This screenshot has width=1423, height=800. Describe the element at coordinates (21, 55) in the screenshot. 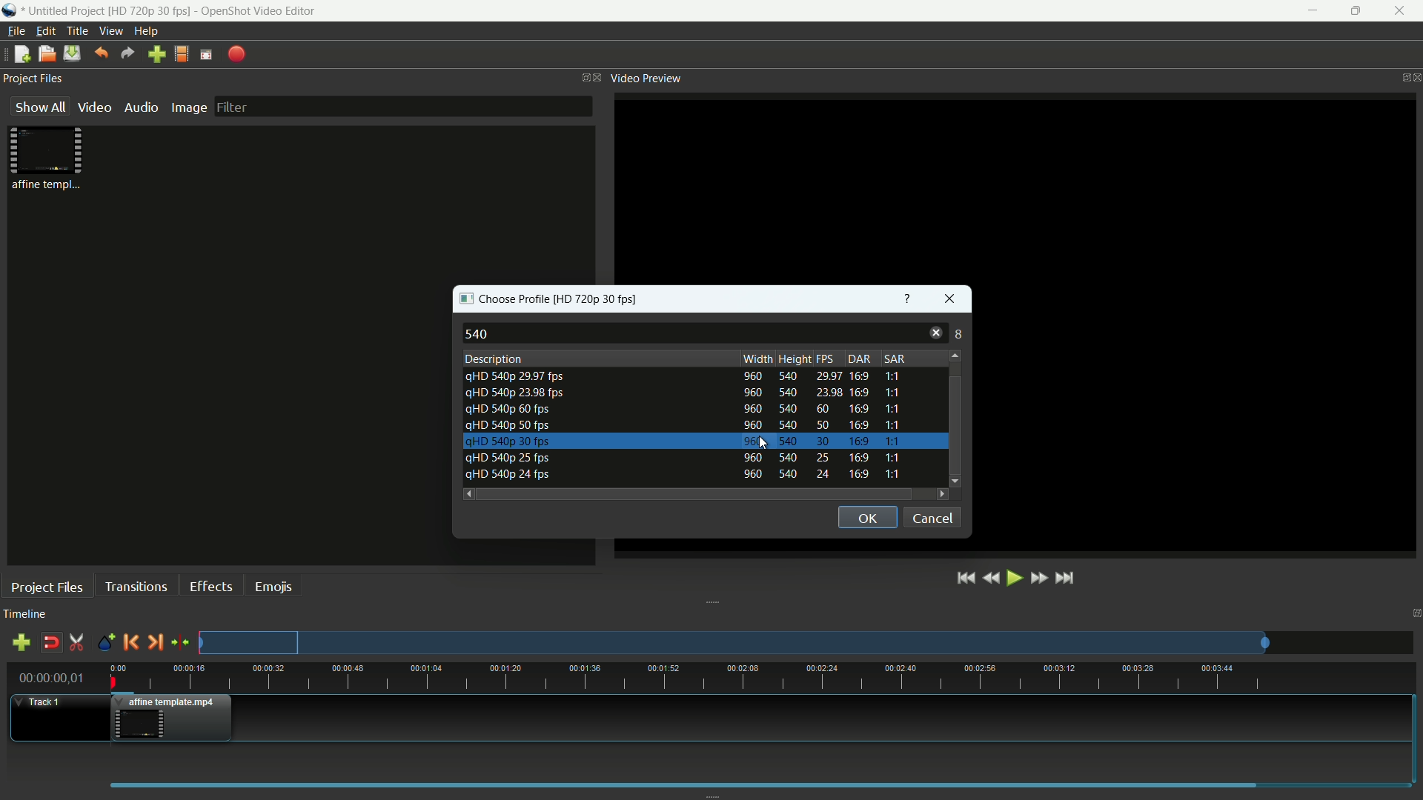

I see `new file` at that location.